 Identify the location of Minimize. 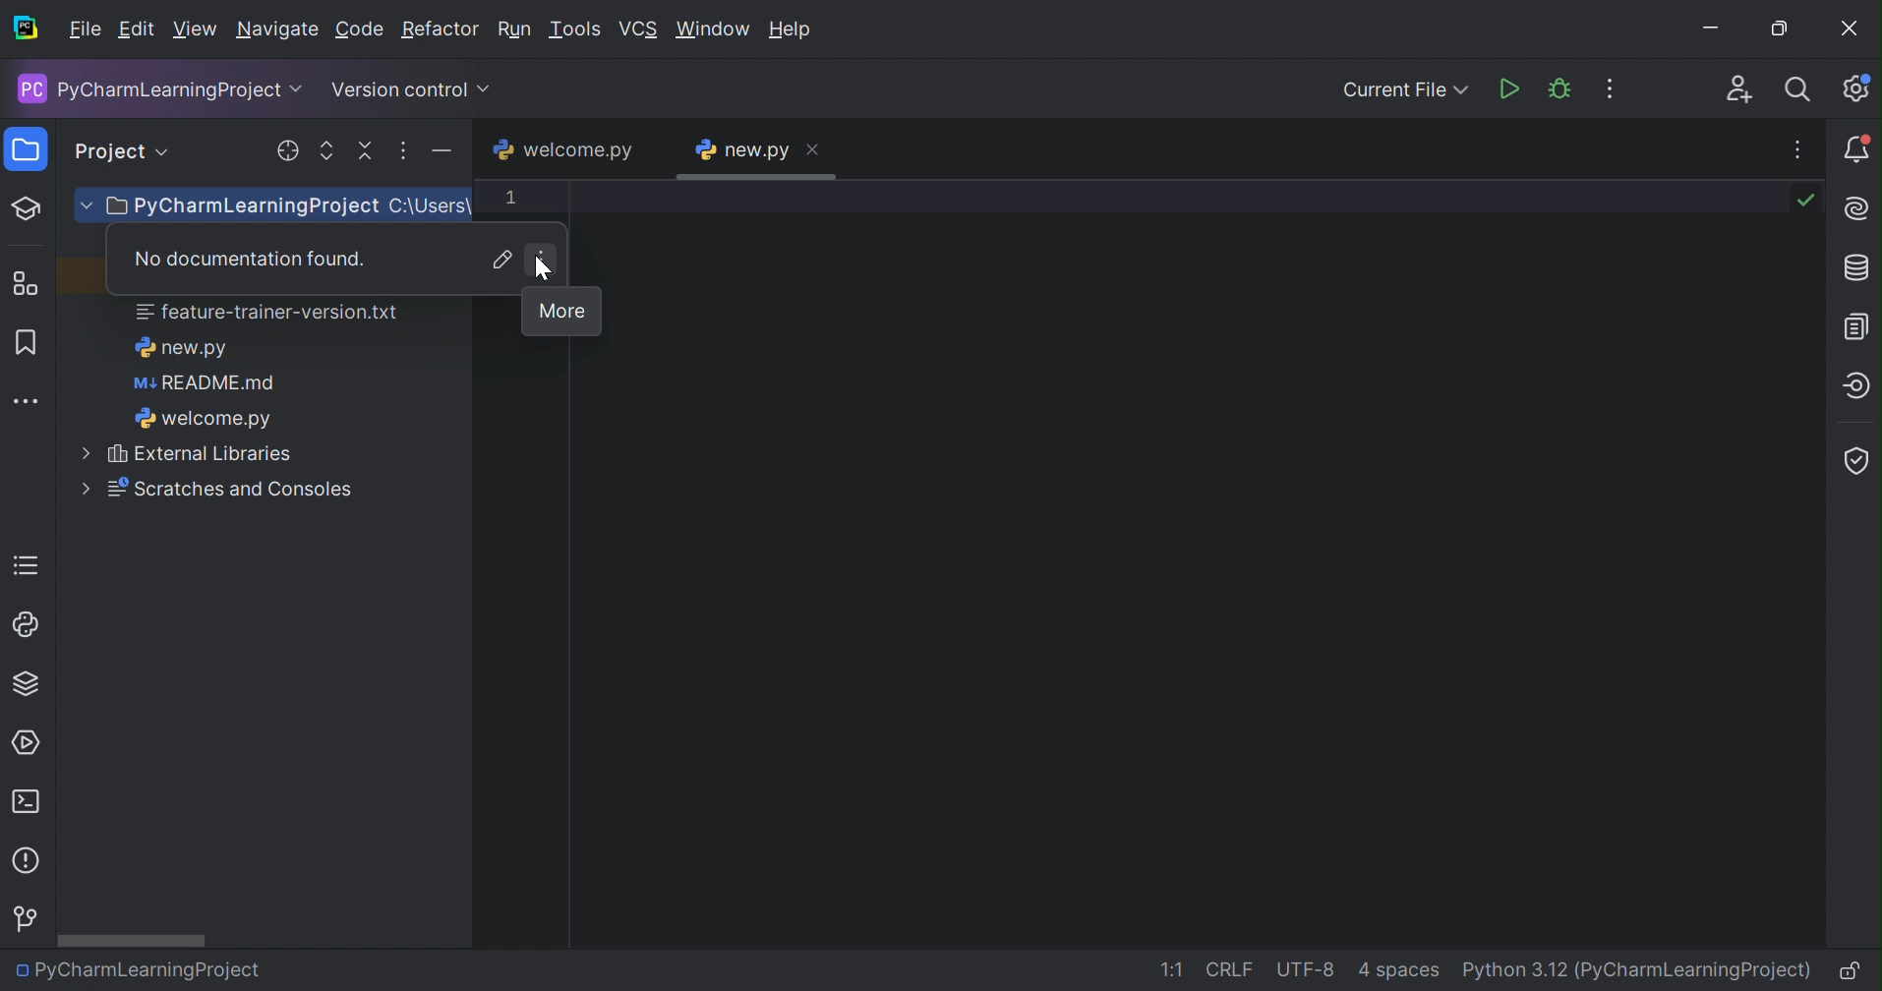
(1714, 28).